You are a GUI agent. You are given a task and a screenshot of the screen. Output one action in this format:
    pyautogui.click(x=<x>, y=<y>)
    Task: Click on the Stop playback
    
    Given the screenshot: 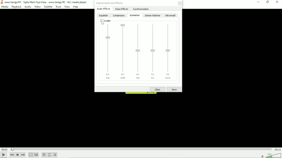 What is the action you would take?
    pyautogui.click(x=18, y=155)
    